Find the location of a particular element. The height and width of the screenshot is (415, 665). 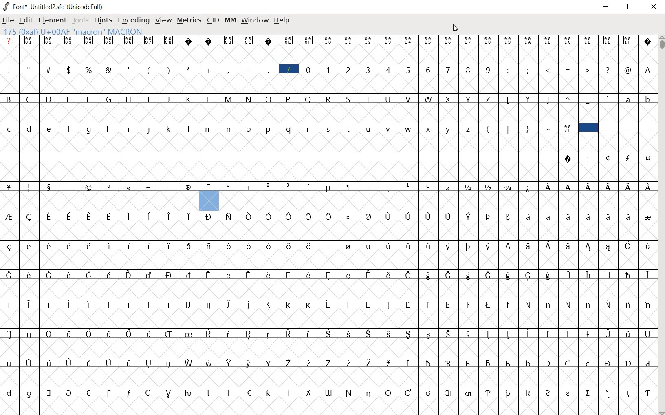

Symbol is located at coordinates (588, 305).